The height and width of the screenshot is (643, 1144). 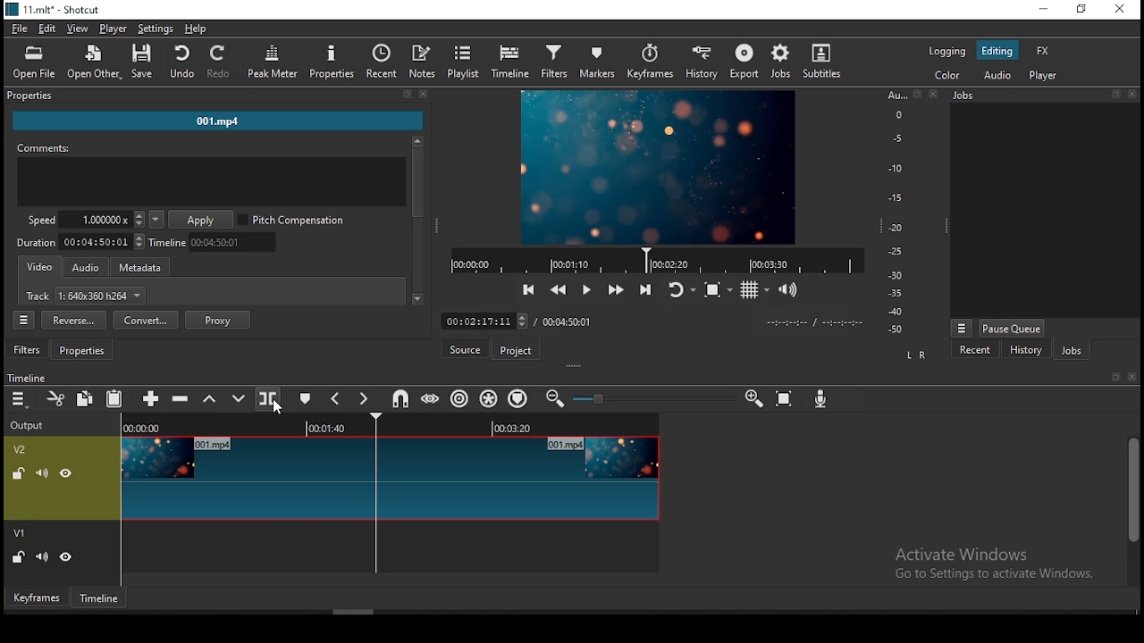 What do you see at coordinates (509, 63) in the screenshot?
I see `timeline` at bounding box center [509, 63].